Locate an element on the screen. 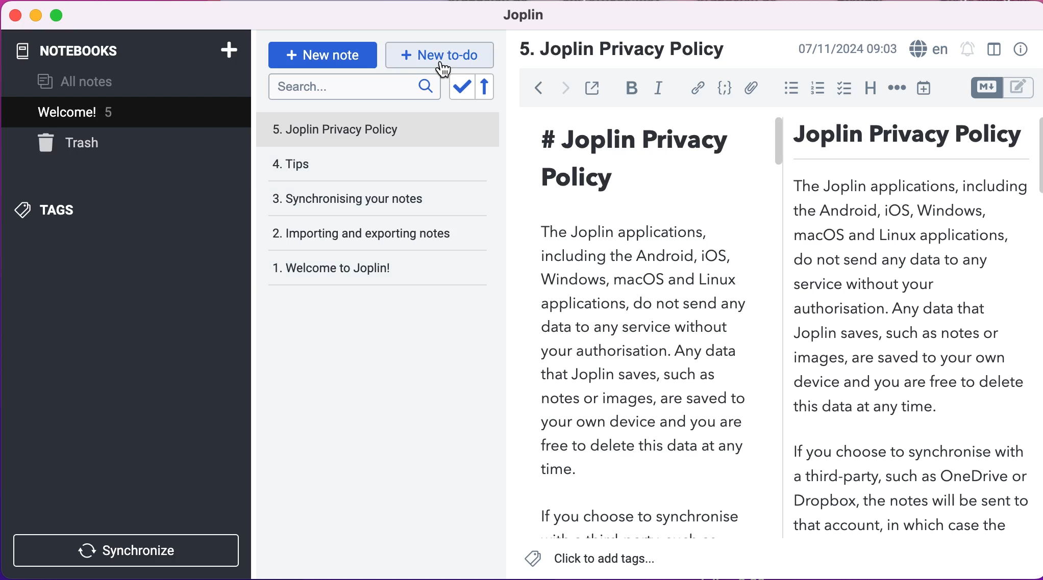 Image resolution: width=1043 pixels, height=580 pixels. back is located at coordinates (538, 90).